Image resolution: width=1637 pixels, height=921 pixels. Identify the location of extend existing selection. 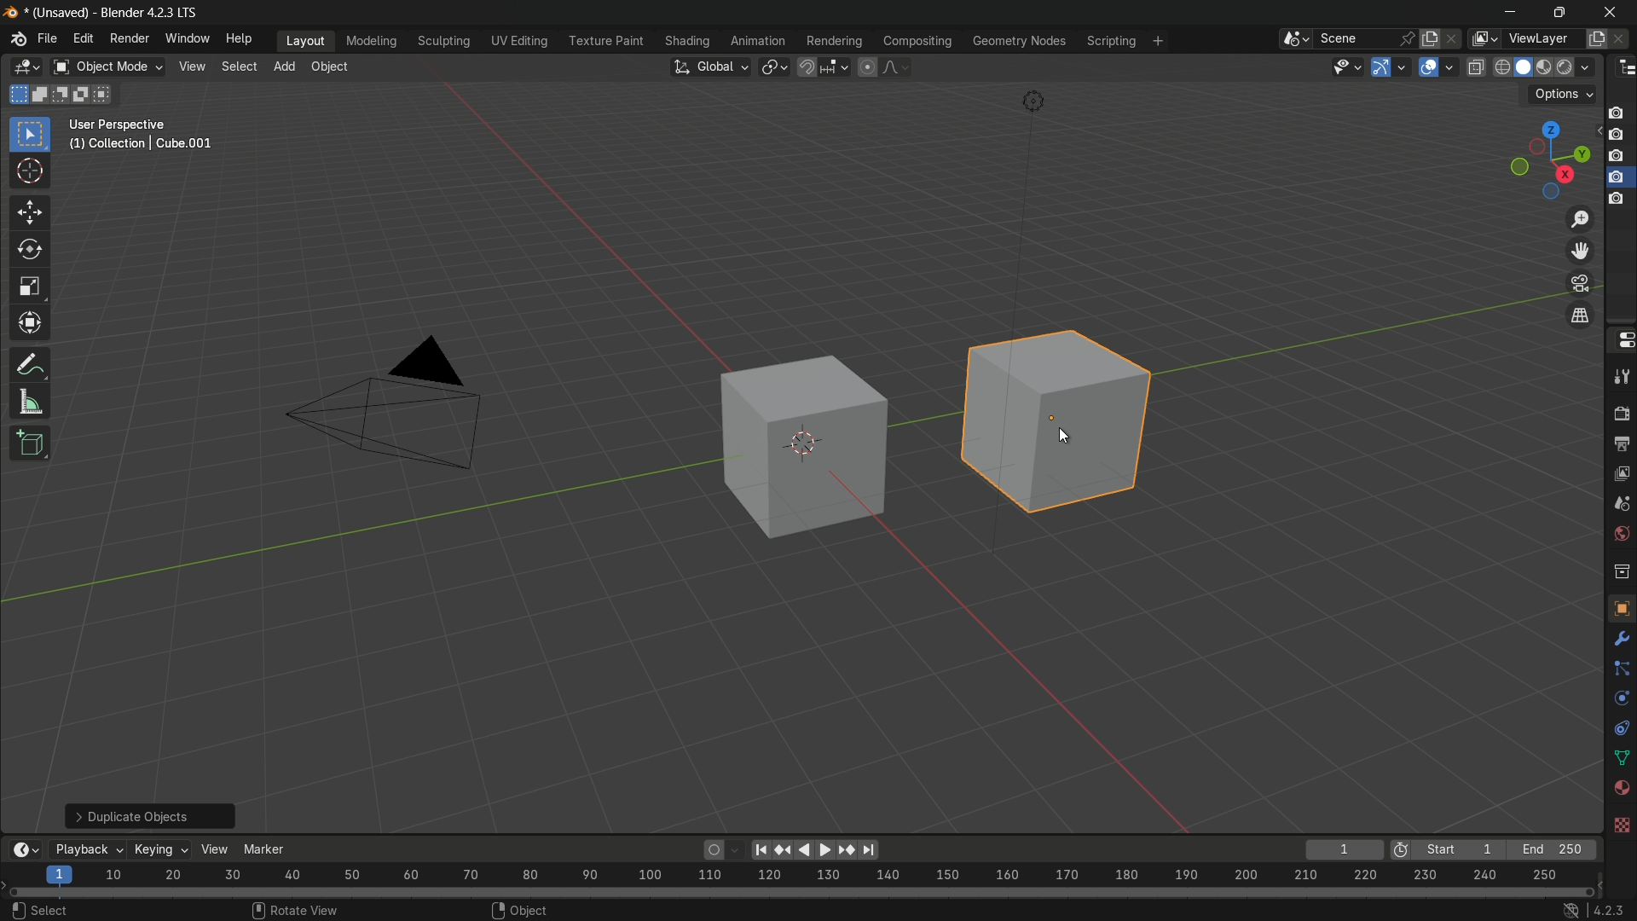
(42, 96).